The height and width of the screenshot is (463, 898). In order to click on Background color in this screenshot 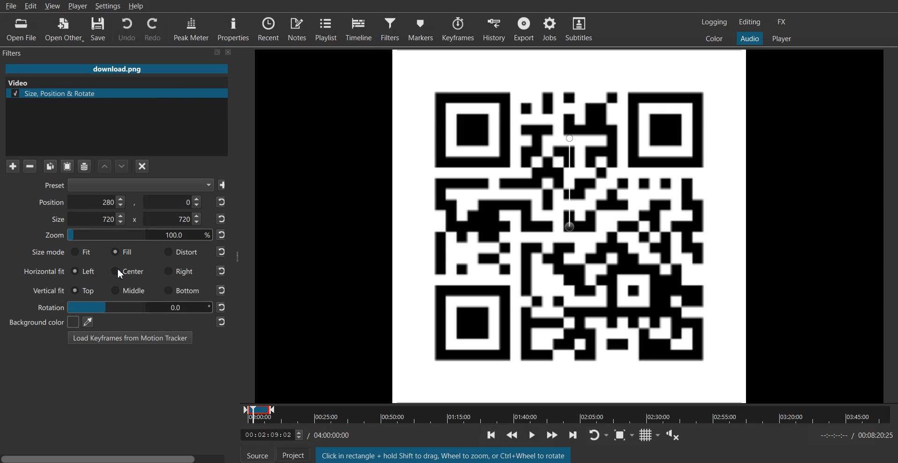, I will do `click(39, 322)`.